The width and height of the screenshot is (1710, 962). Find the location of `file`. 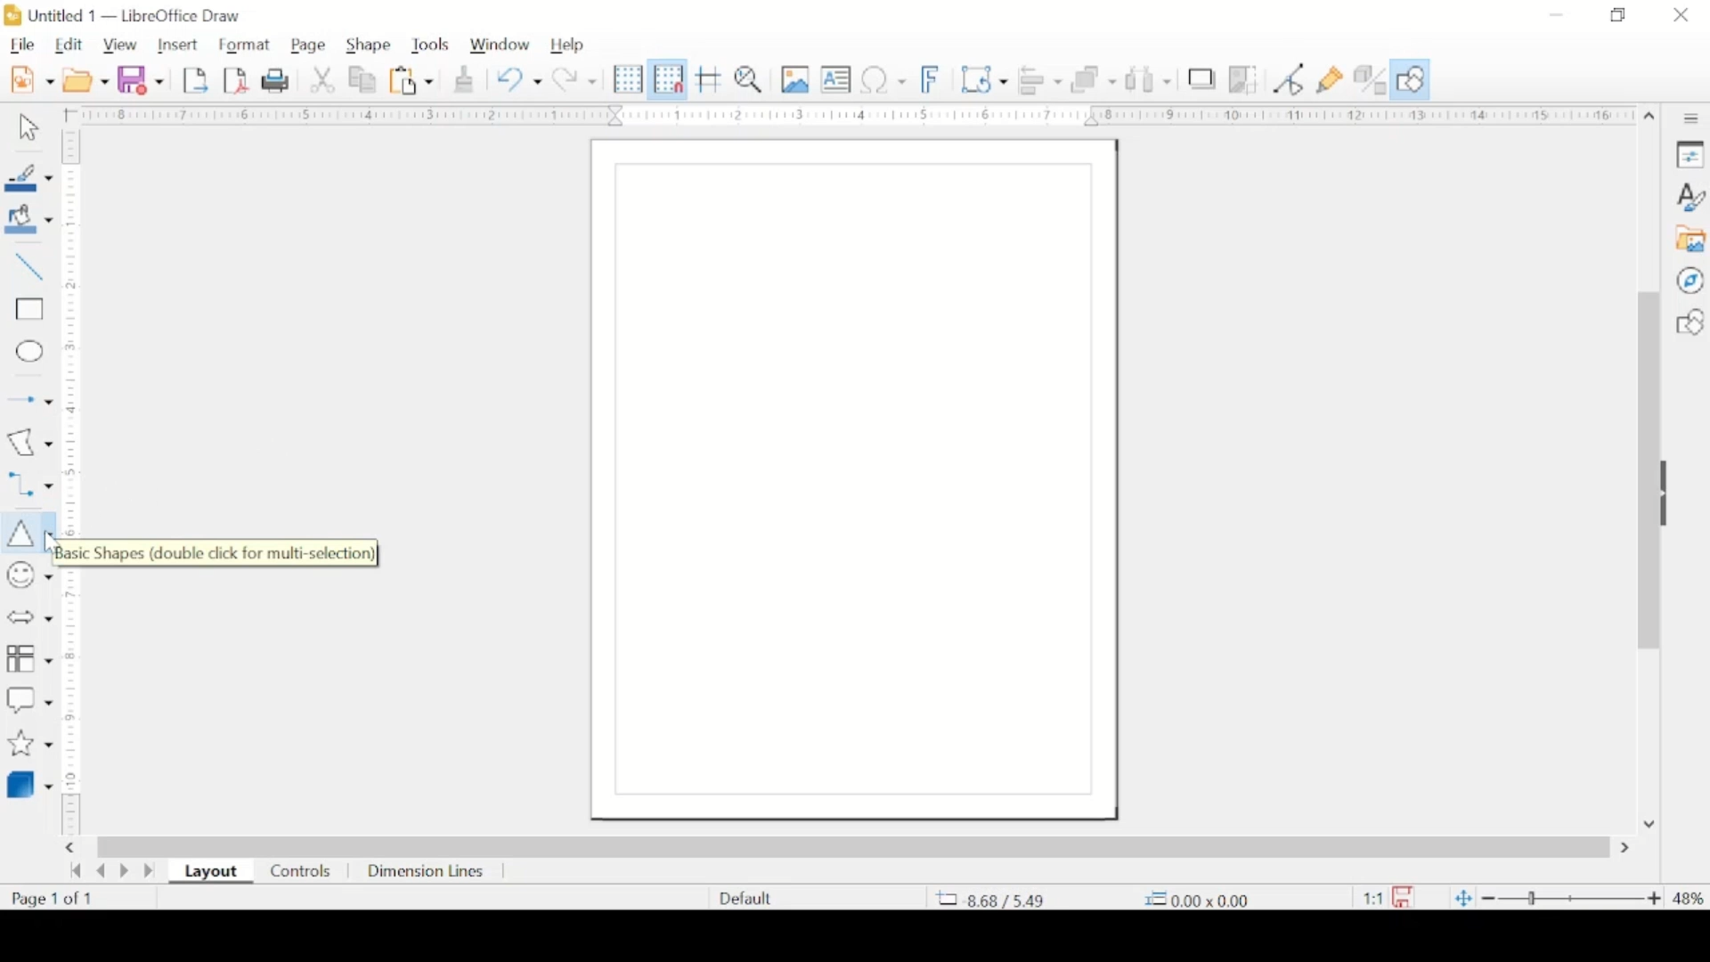

file is located at coordinates (22, 44).